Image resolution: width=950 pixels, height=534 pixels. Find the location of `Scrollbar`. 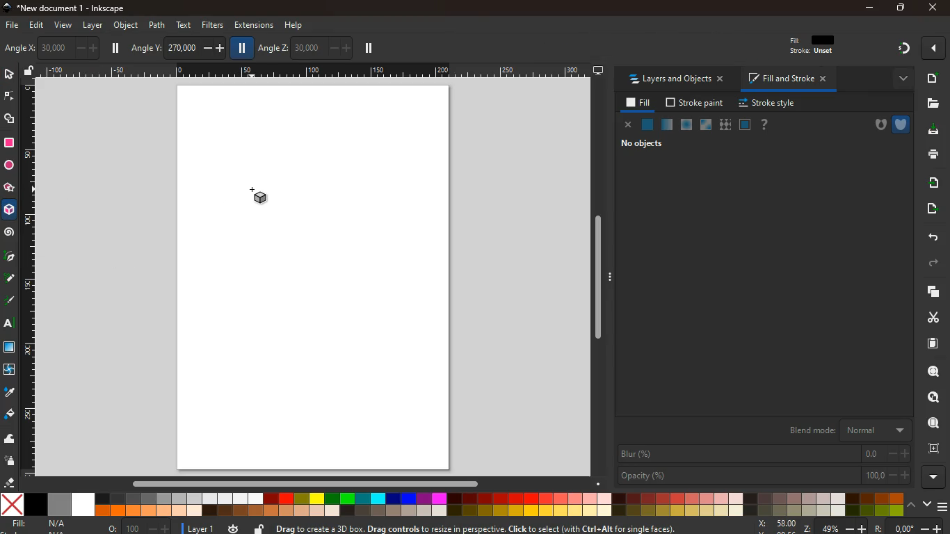

Scrollbar is located at coordinates (303, 482).